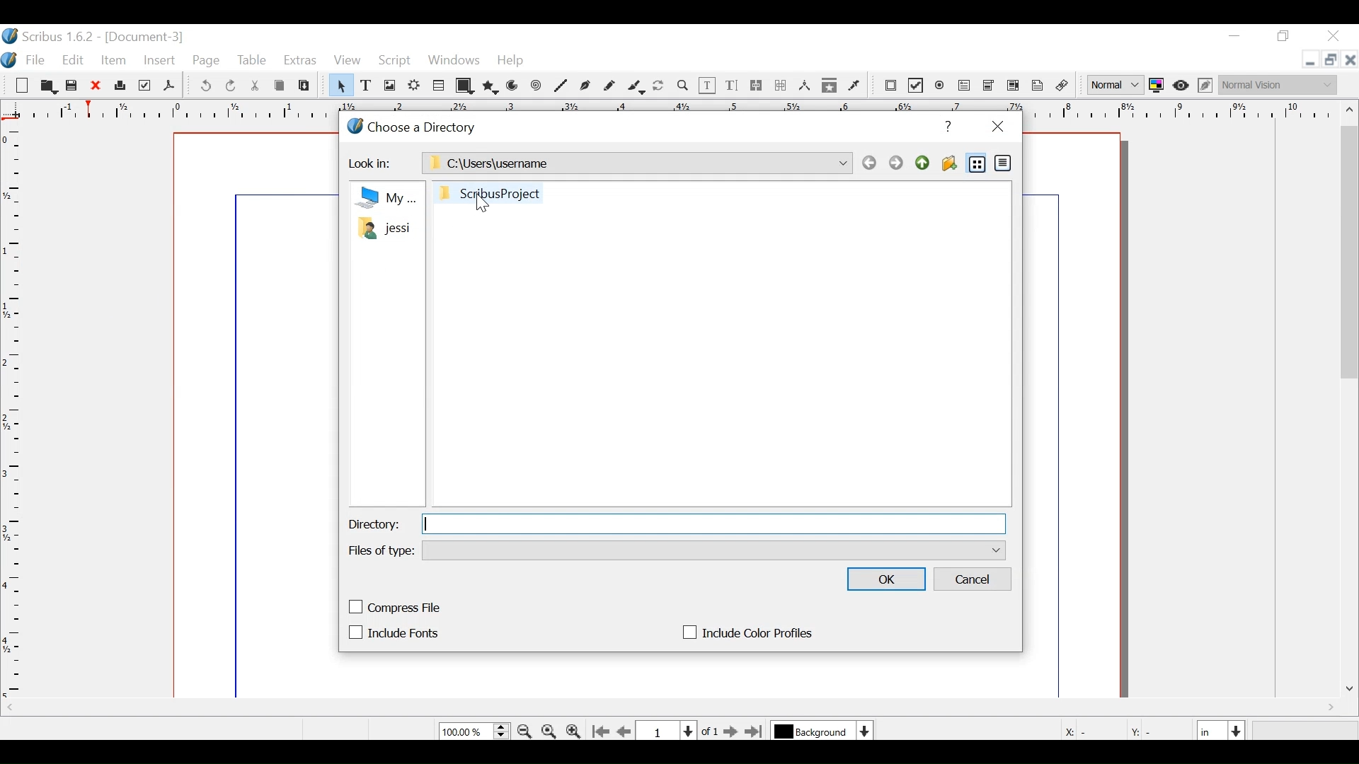 The height and width of the screenshot is (764, 1359). What do you see at coordinates (804, 86) in the screenshot?
I see `Measurements` at bounding box center [804, 86].